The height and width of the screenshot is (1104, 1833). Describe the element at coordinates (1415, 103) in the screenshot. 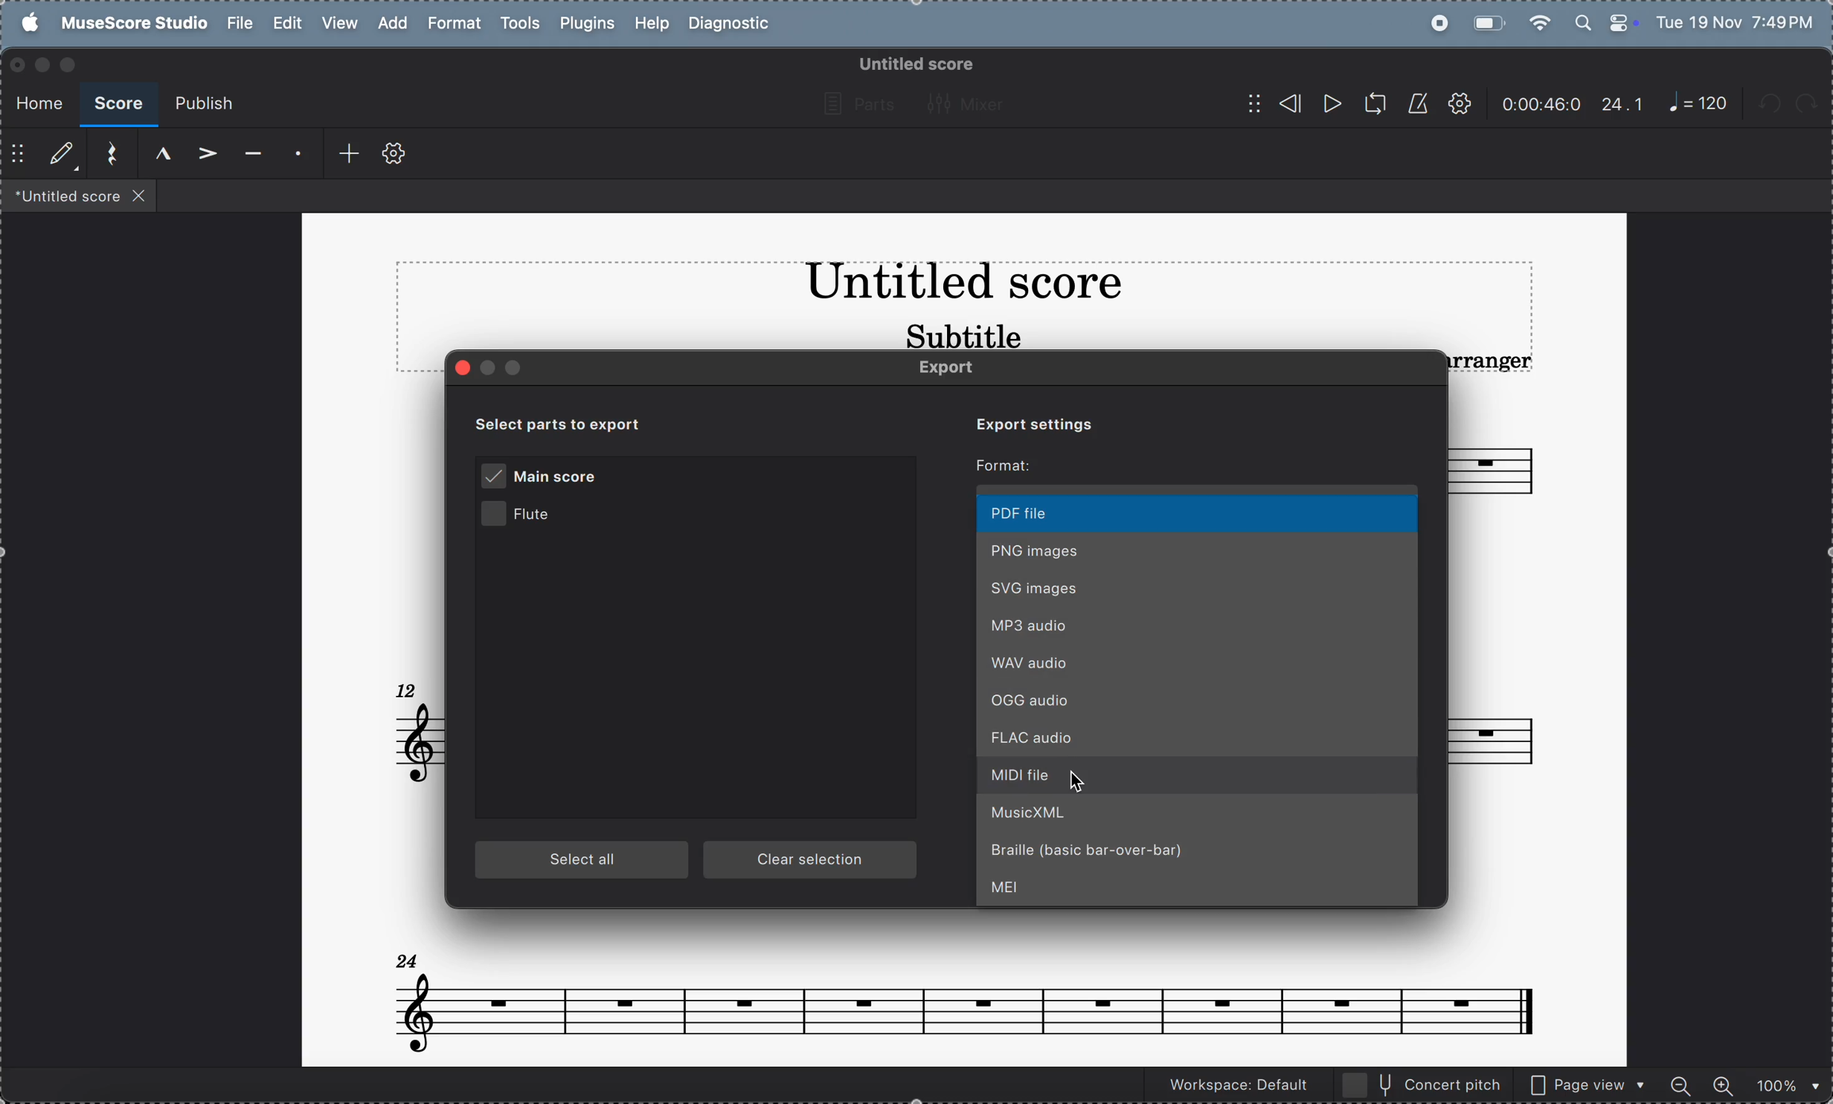

I see `metronnome` at that location.